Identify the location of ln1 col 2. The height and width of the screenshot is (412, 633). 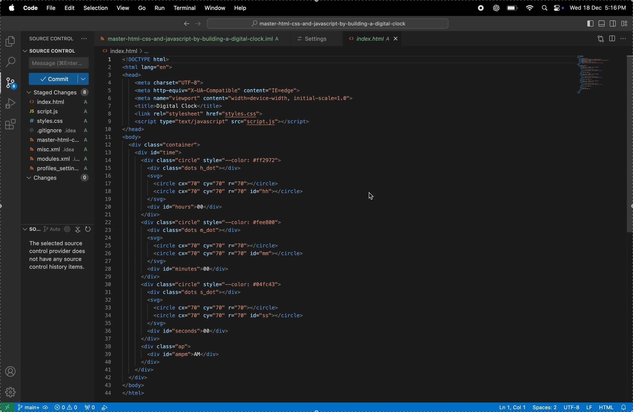
(512, 407).